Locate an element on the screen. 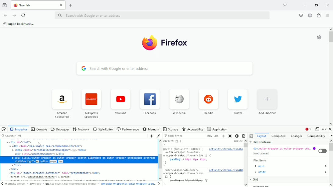  Previous is located at coordinates (2, 184).